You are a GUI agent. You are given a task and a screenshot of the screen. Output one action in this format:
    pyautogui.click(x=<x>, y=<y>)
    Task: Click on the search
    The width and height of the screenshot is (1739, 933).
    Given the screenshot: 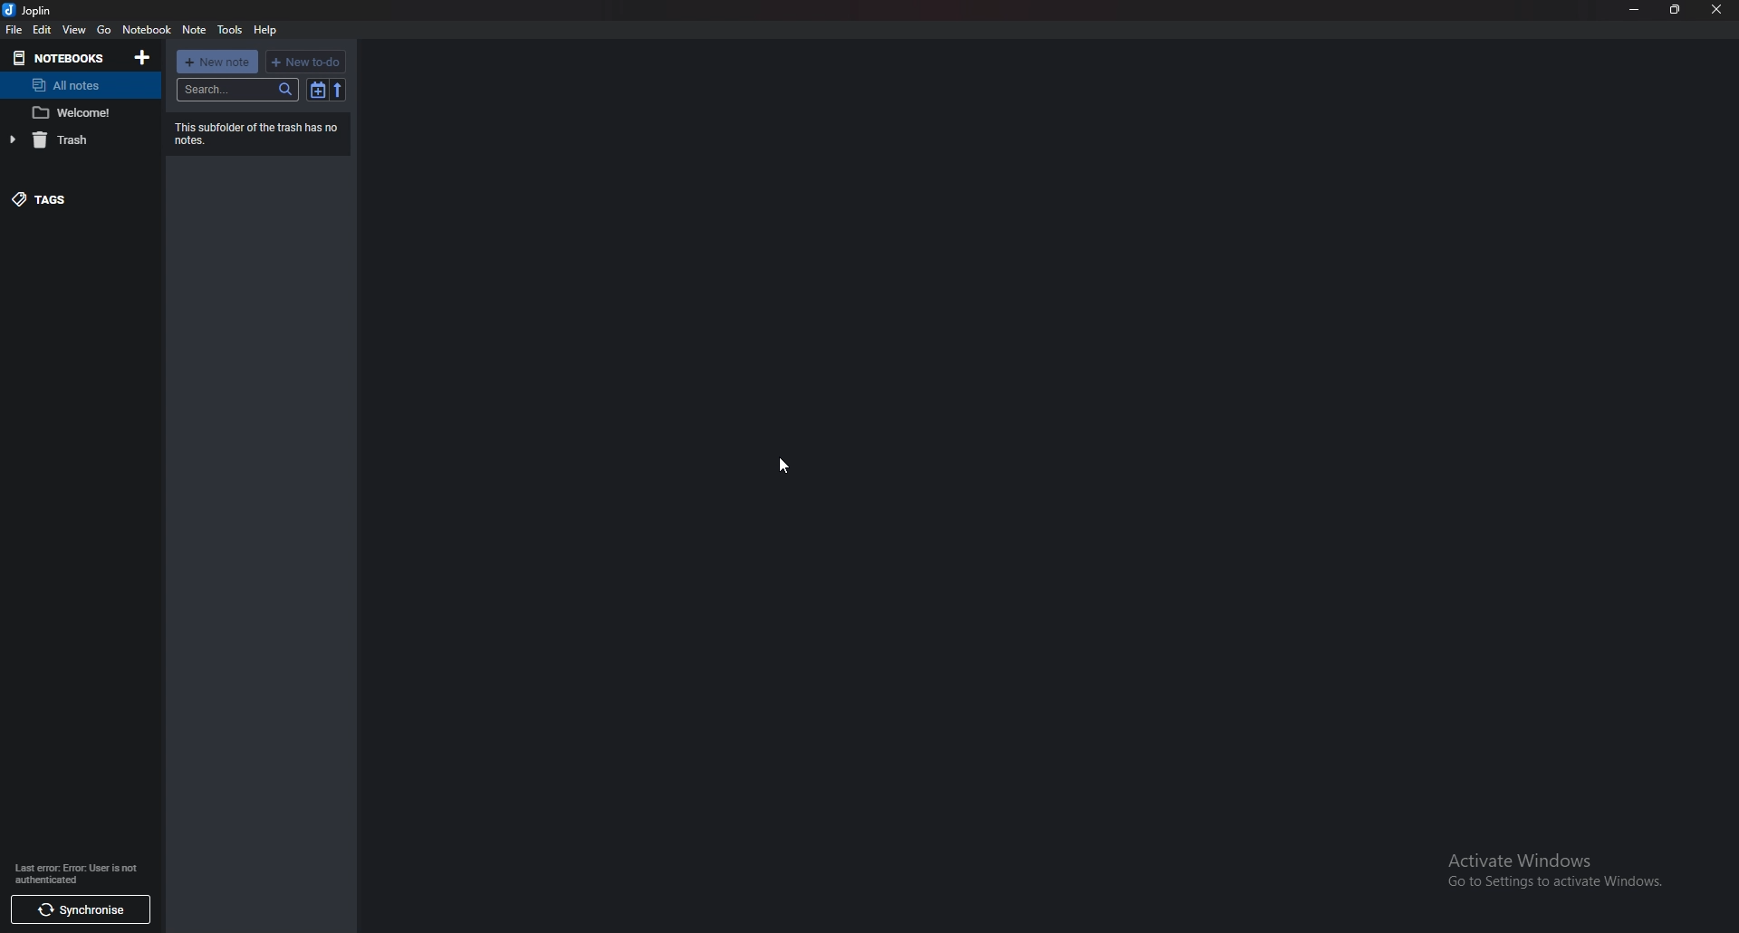 What is the action you would take?
    pyautogui.click(x=237, y=89)
    